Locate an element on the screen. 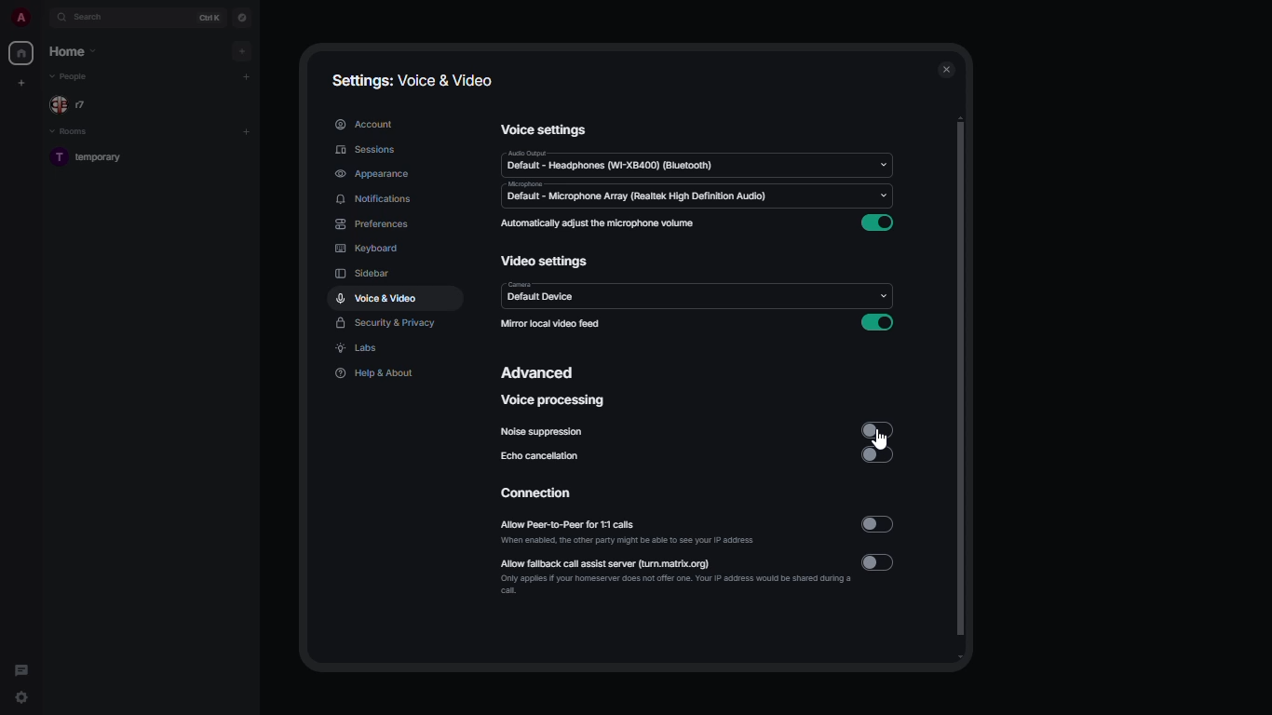  keyboard is located at coordinates (370, 249).